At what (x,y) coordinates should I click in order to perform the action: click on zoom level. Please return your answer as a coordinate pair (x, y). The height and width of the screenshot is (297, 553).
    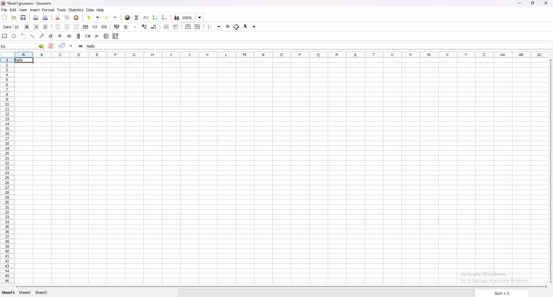
    Looking at the image, I should click on (193, 17).